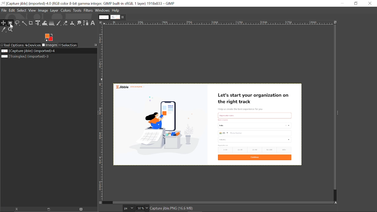 This screenshot has width=377, height=212. Describe the element at coordinates (97, 114) in the screenshot. I see `Sidebar menu` at that location.